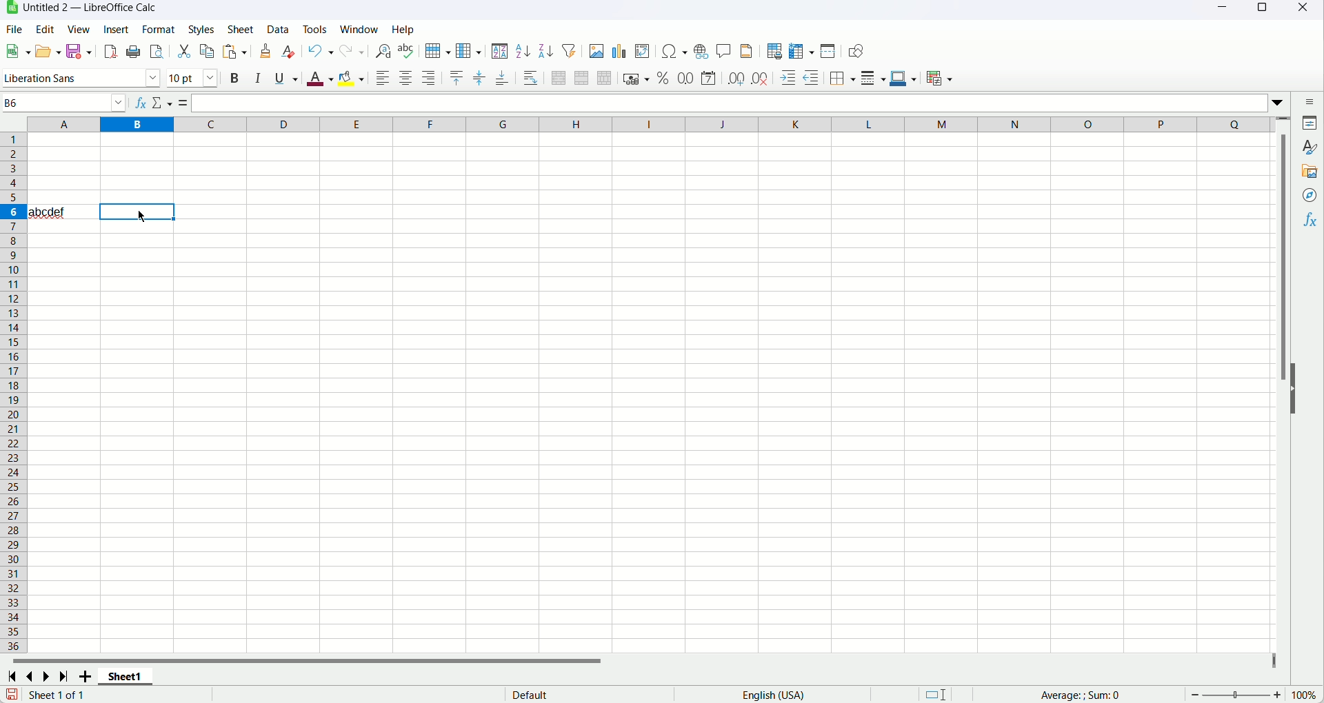 The height and width of the screenshot is (703, 1324). What do you see at coordinates (674, 51) in the screenshot?
I see `insert special character` at bounding box center [674, 51].